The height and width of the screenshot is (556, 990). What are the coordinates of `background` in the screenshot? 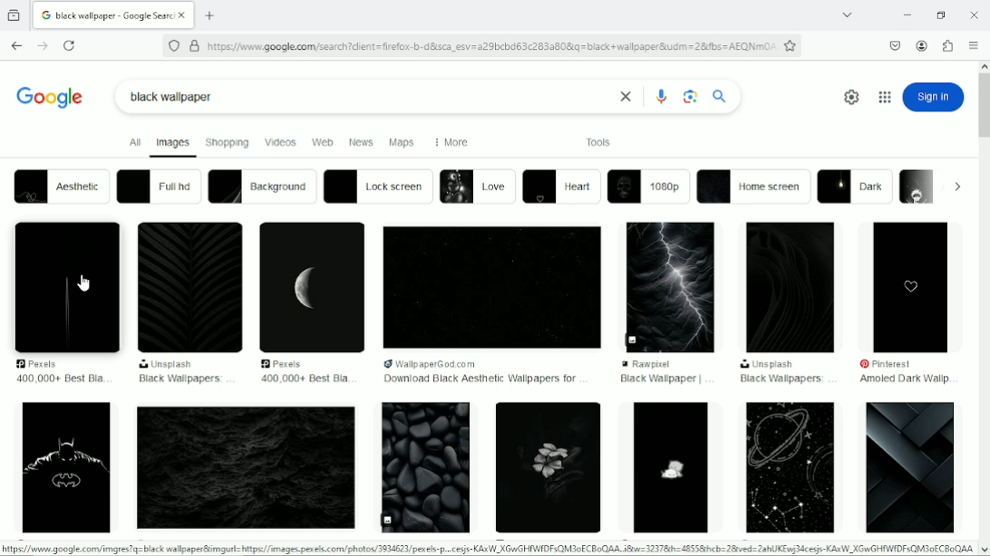 It's located at (261, 187).